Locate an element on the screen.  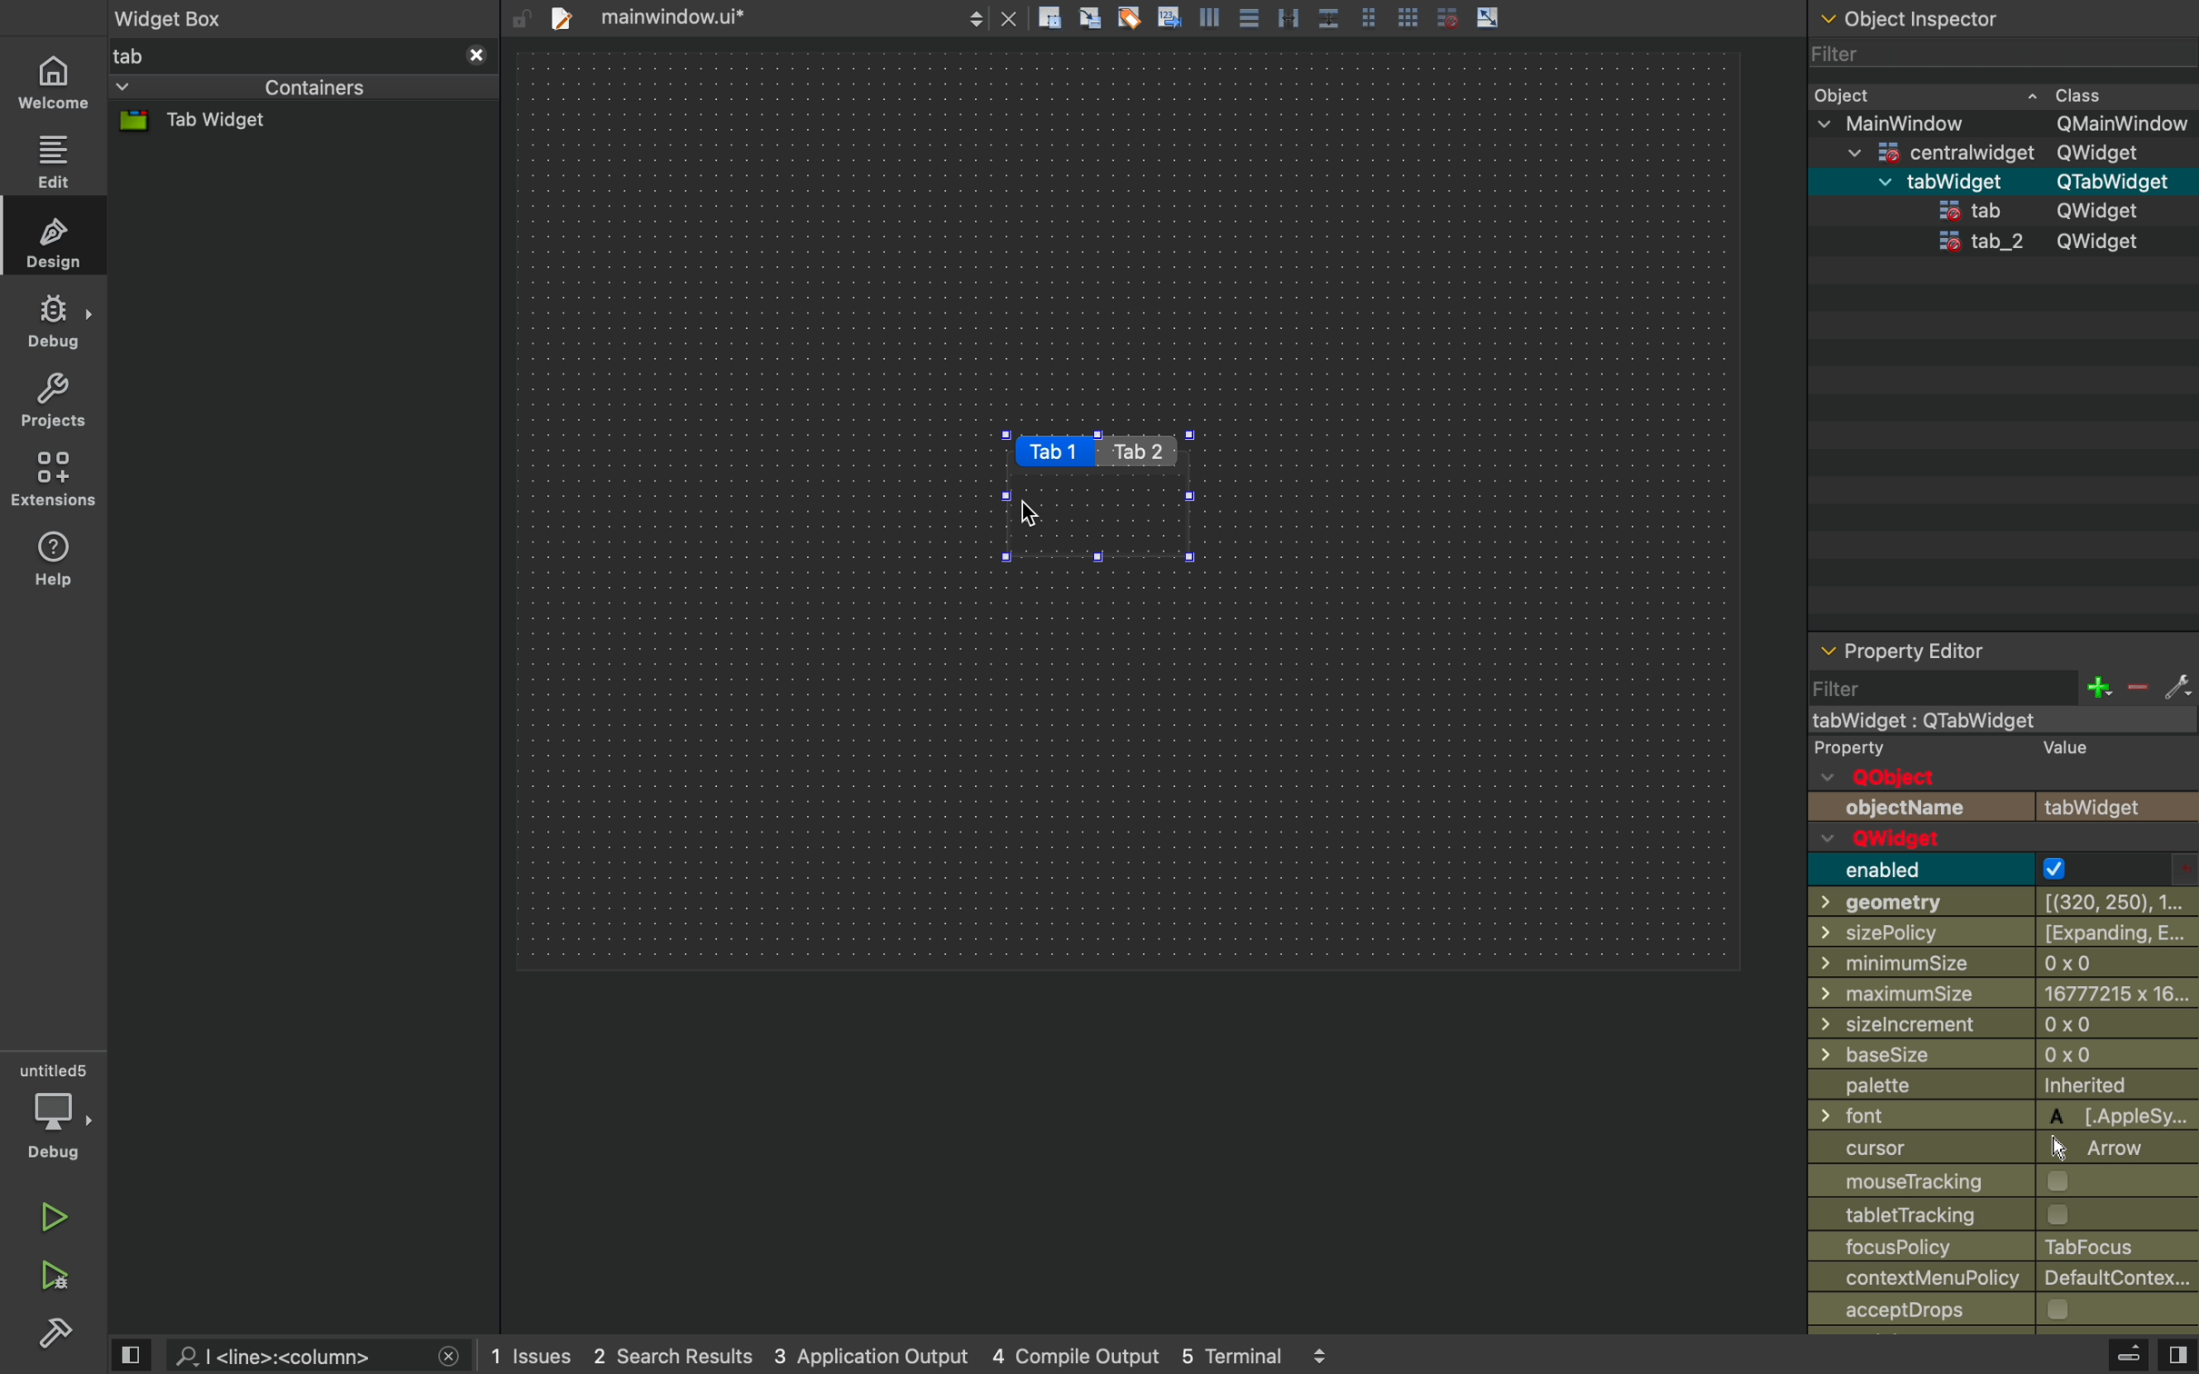
cursor is located at coordinates (1983, 1149).